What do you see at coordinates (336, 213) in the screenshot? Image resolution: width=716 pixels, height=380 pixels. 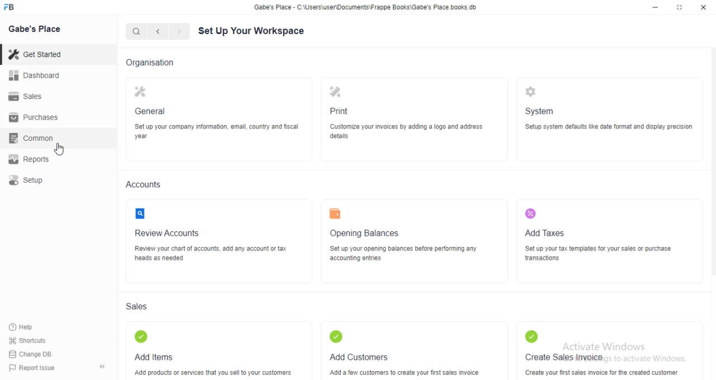 I see `icon` at bounding box center [336, 213].